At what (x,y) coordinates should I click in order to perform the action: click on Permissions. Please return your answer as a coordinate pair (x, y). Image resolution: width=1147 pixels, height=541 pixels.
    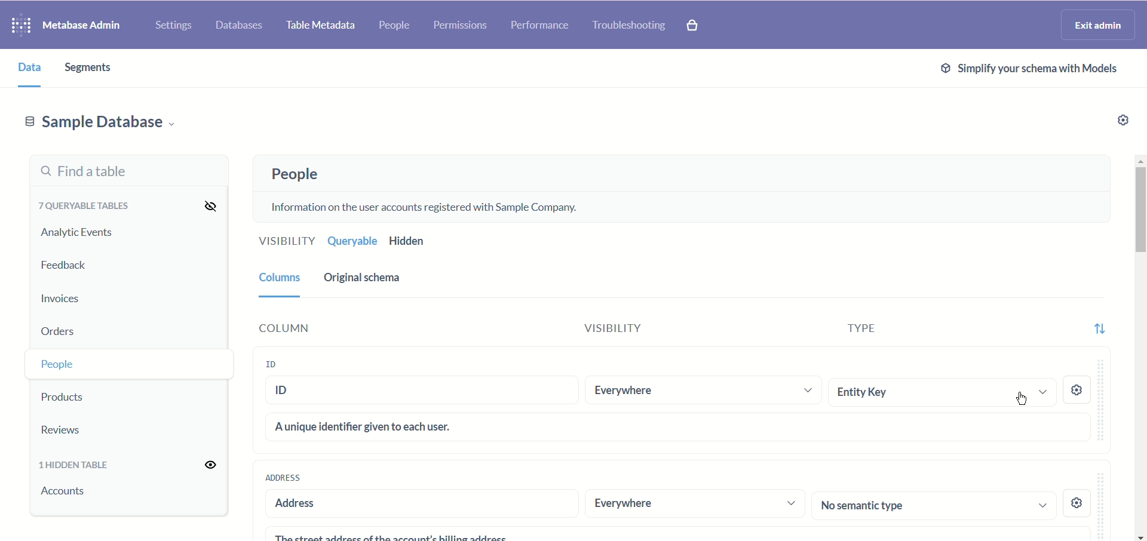
    Looking at the image, I should click on (461, 27).